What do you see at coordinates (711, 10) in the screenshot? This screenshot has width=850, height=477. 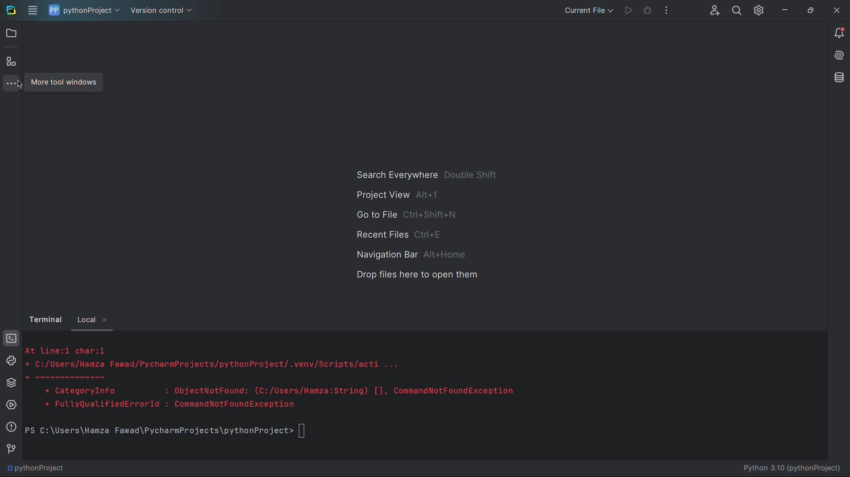 I see `Account` at bounding box center [711, 10].